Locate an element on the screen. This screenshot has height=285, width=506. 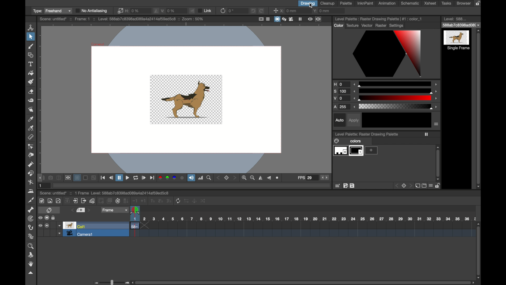
type tool is located at coordinates (31, 64).